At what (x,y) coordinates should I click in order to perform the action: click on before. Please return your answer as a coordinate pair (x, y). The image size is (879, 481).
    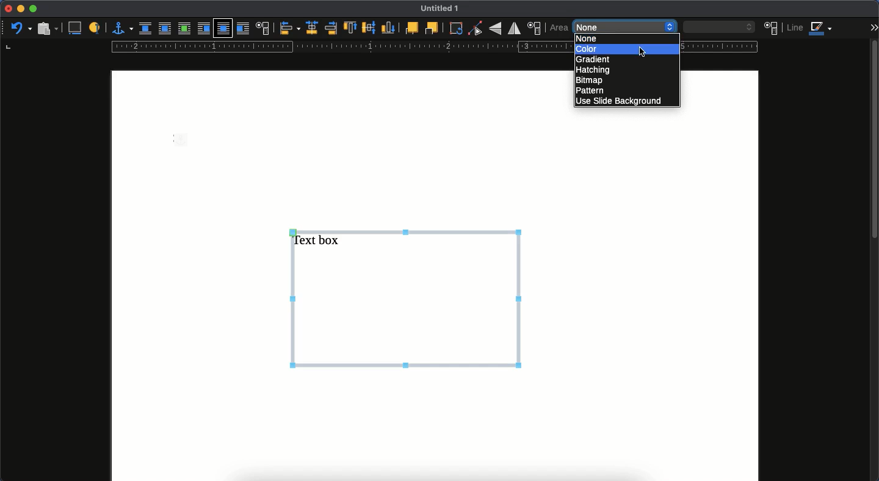
    Looking at the image, I should click on (203, 29).